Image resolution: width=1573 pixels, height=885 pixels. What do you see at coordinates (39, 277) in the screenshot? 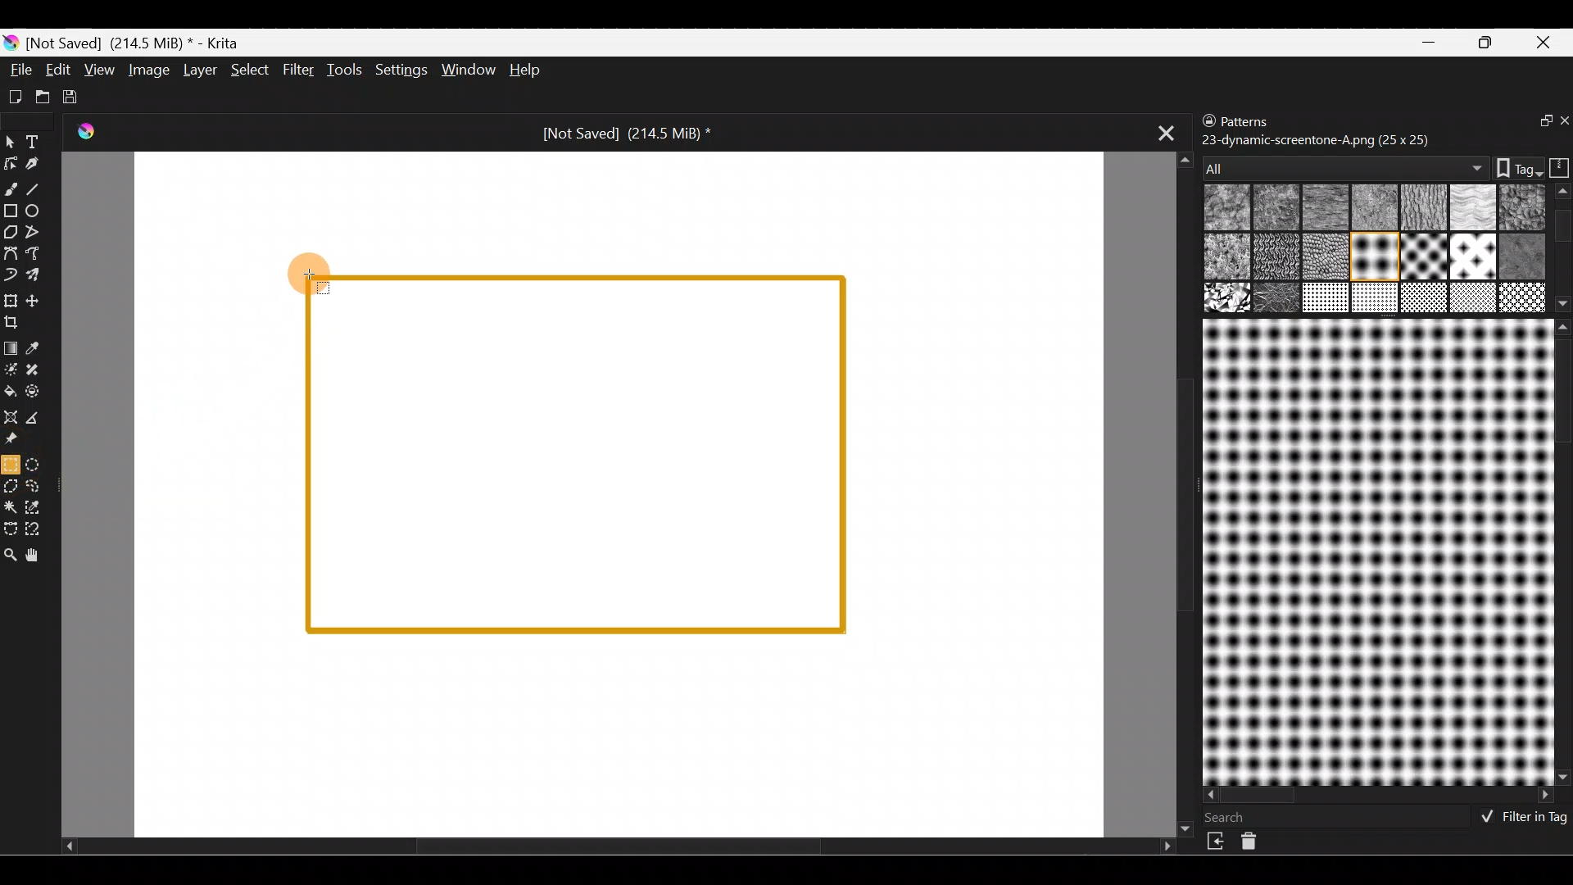
I see `Multibrush tool` at bounding box center [39, 277].